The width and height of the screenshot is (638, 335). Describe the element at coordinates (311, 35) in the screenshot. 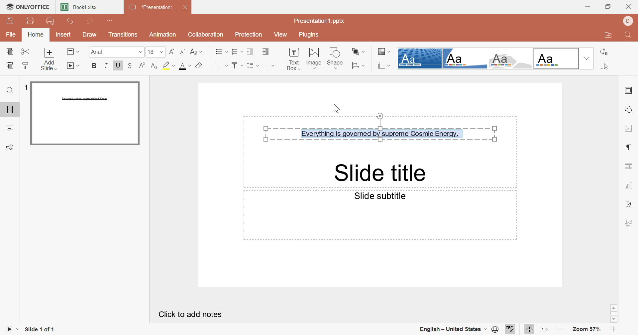

I see `Plugins` at that location.